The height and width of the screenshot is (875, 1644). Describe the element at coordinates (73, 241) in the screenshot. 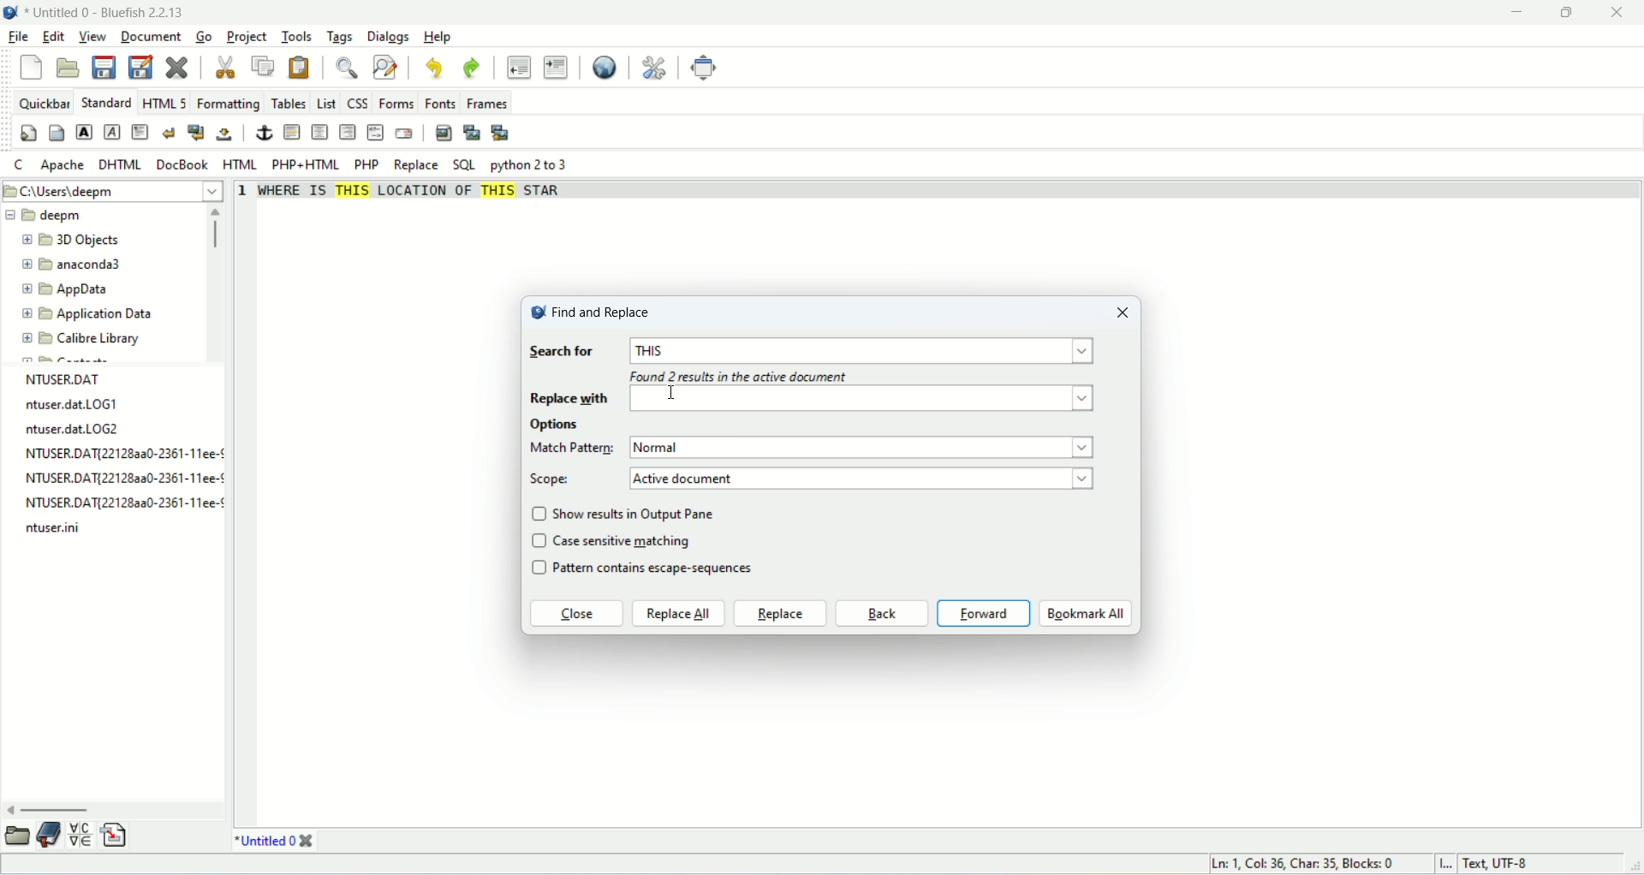

I see `3D objects` at that location.